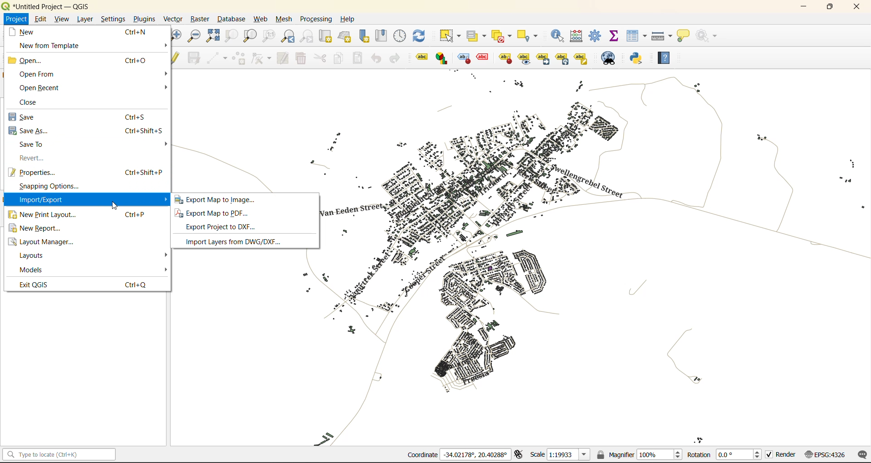 Image resolution: width=871 pixels, height=463 pixels. I want to click on new, so click(32, 31).